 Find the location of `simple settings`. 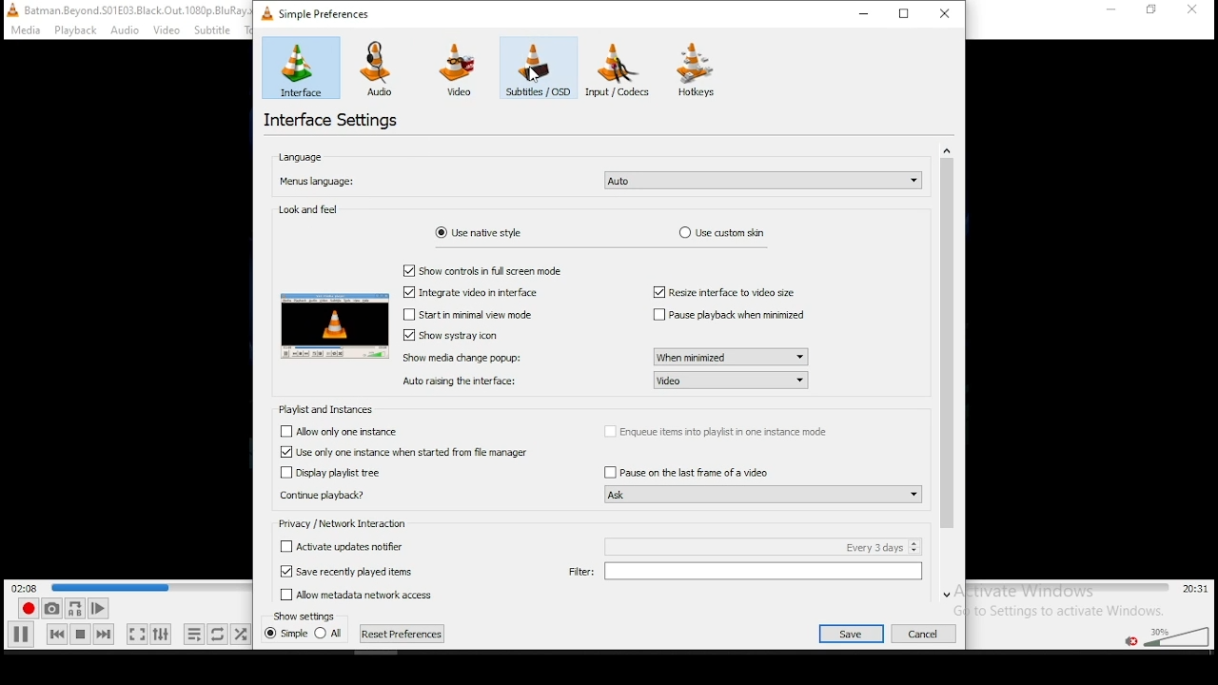

simple settings is located at coordinates (319, 12).